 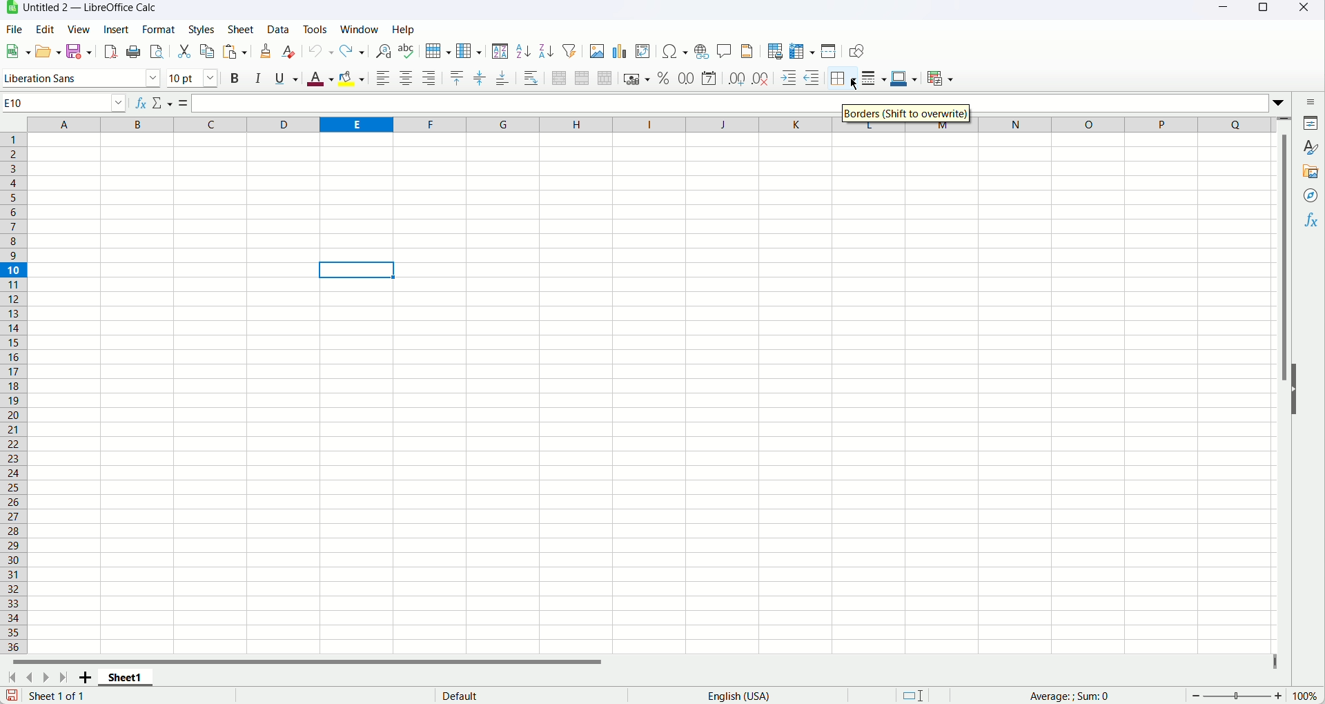 What do you see at coordinates (321, 51) in the screenshot?
I see `Undo` at bounding box center [321, 51].